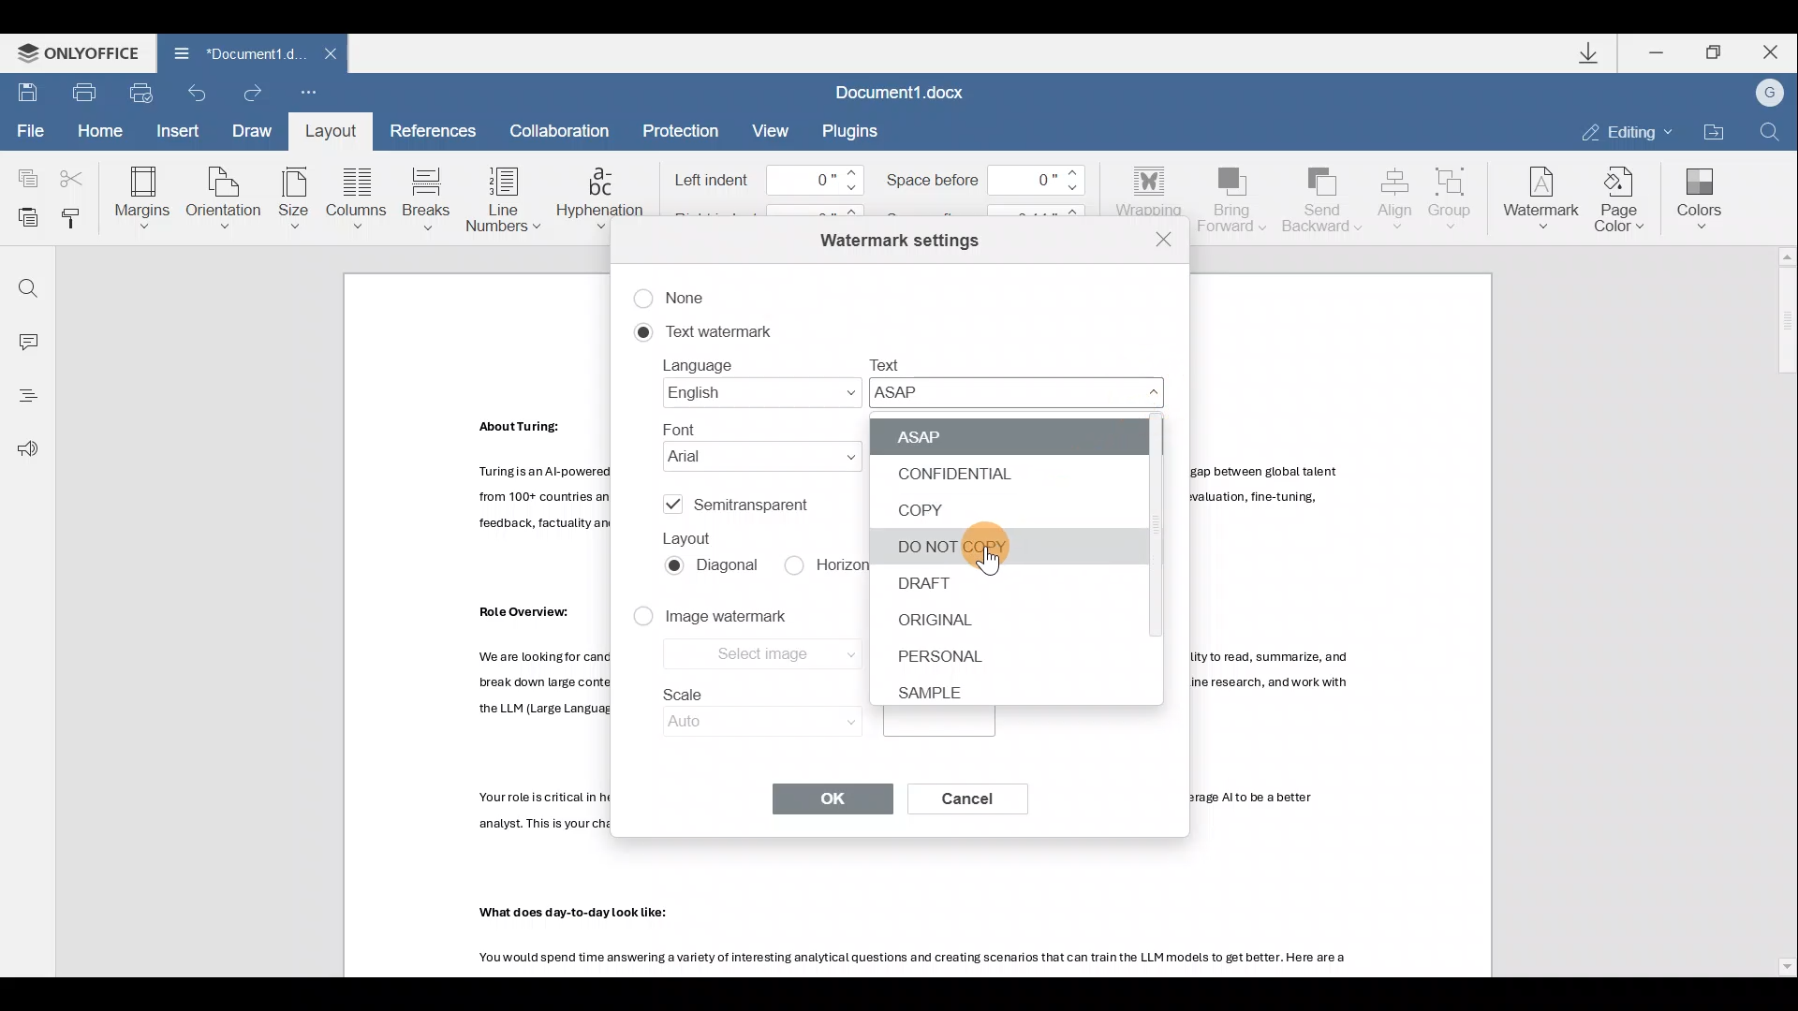 The width and height of the screenshot is (1798, 1011). What do you see at coordinates (521, 425) in the screenshot?
I see `` at bounding box center [521, 425].